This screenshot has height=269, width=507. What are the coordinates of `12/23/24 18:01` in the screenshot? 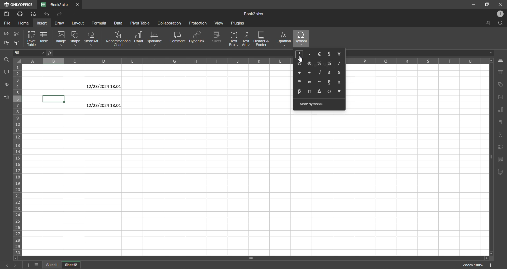 It's located at (104, 105).